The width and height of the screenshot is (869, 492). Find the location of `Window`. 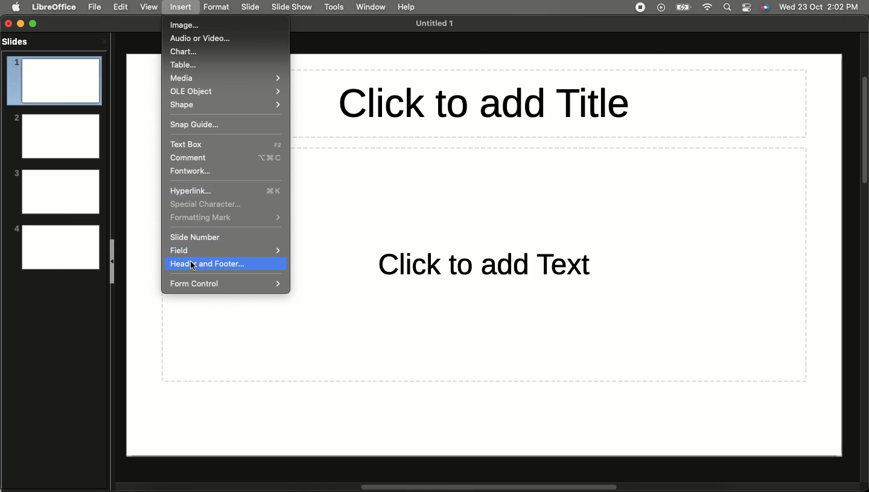

Window is located at coordinates (369, 7).